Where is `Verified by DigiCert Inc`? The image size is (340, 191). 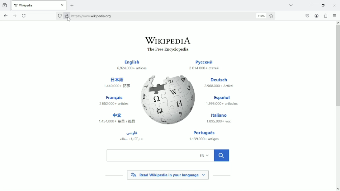 Verified by DigiCert Inc is located at coordinates (67, 16).